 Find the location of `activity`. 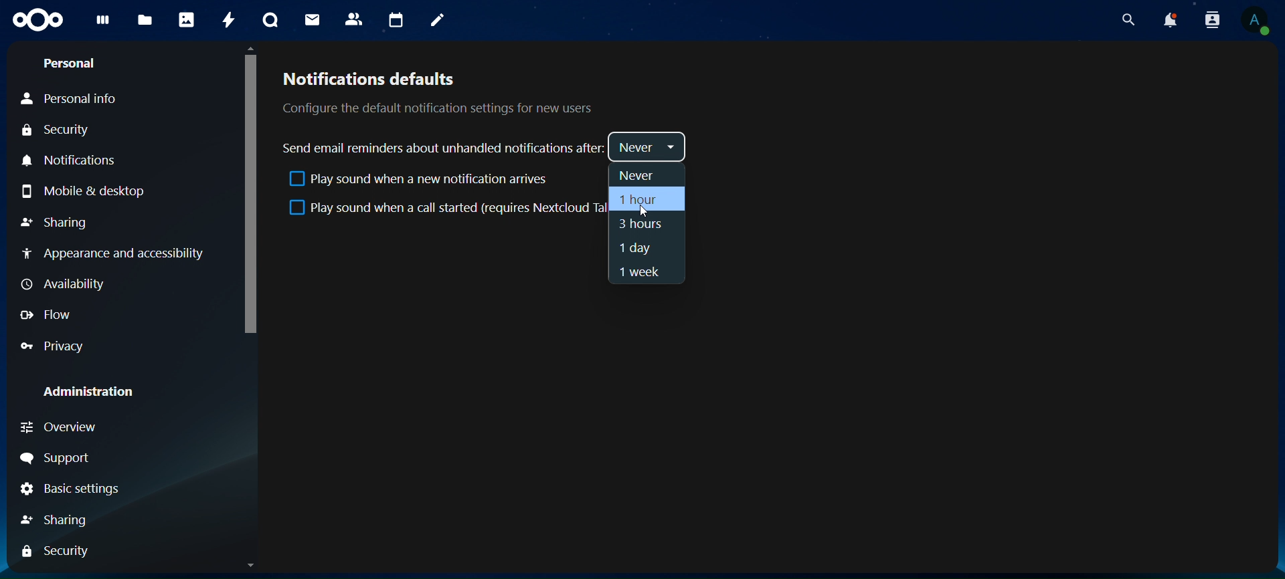

activity is located at coordinates (228, 22).